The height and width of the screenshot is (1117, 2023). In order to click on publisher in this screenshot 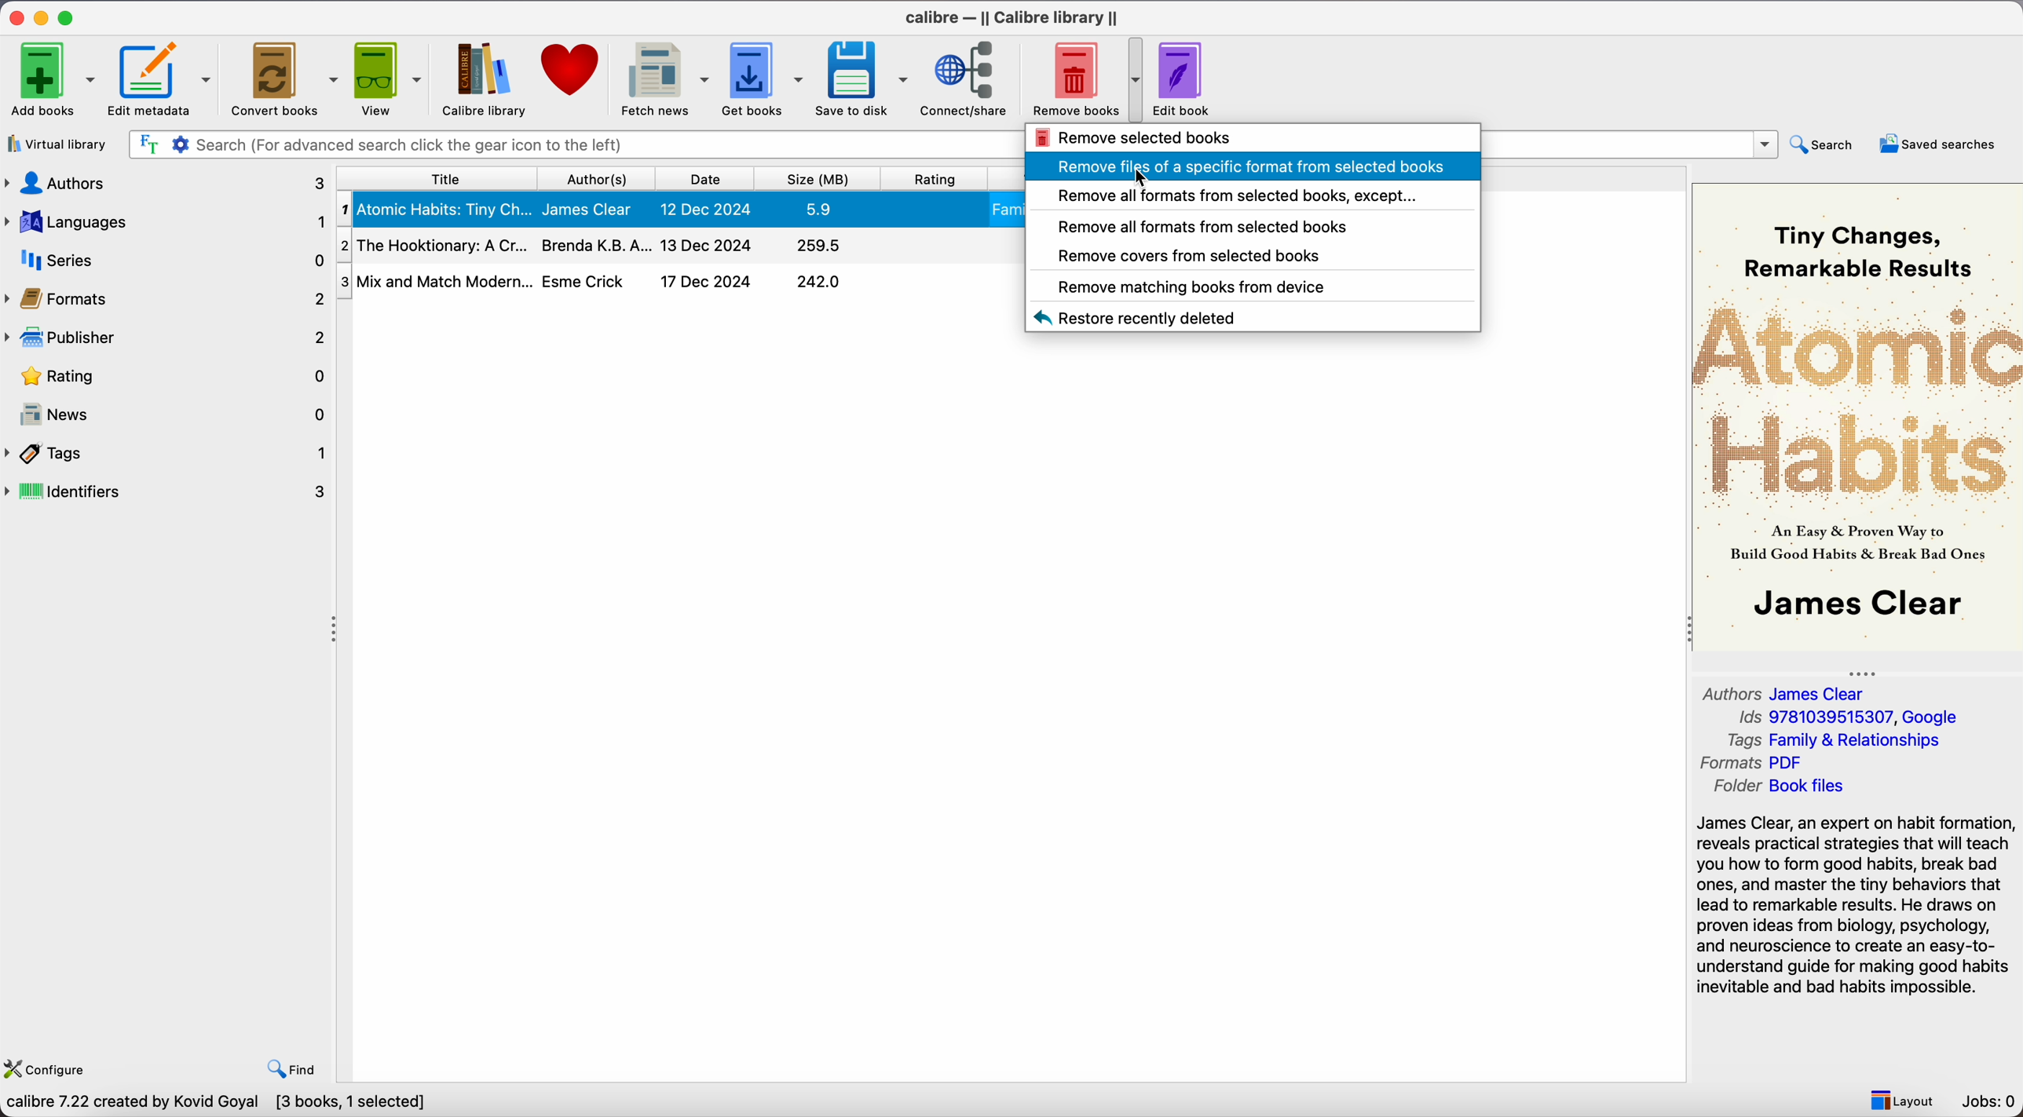, I will do `click(167, 337)`.